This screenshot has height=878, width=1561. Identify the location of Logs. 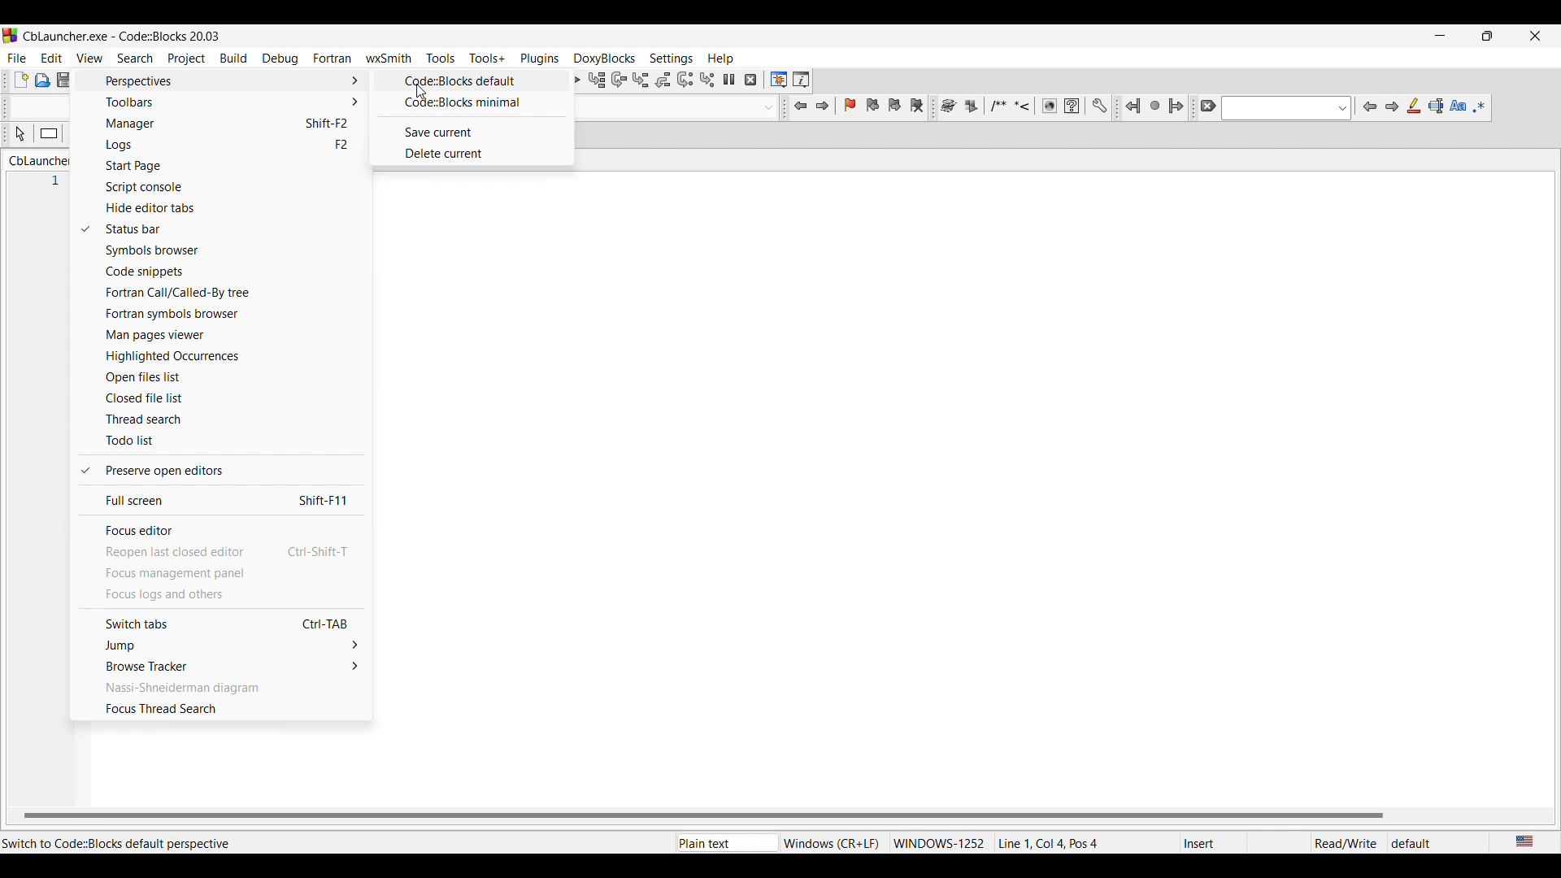
(232, 146).